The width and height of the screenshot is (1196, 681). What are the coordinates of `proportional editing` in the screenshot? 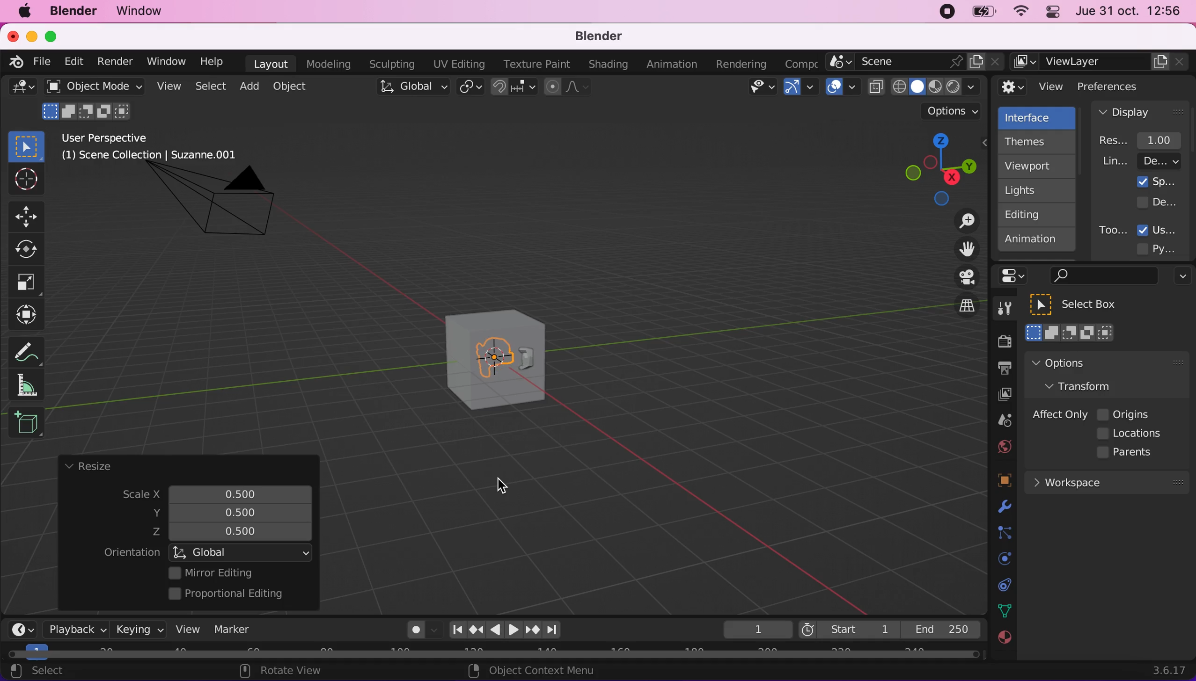 It's located at (233, 594).